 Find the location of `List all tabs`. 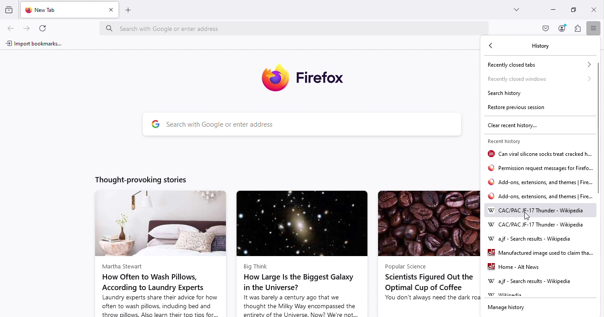

List all tabs is located at coordinates (517, 11).